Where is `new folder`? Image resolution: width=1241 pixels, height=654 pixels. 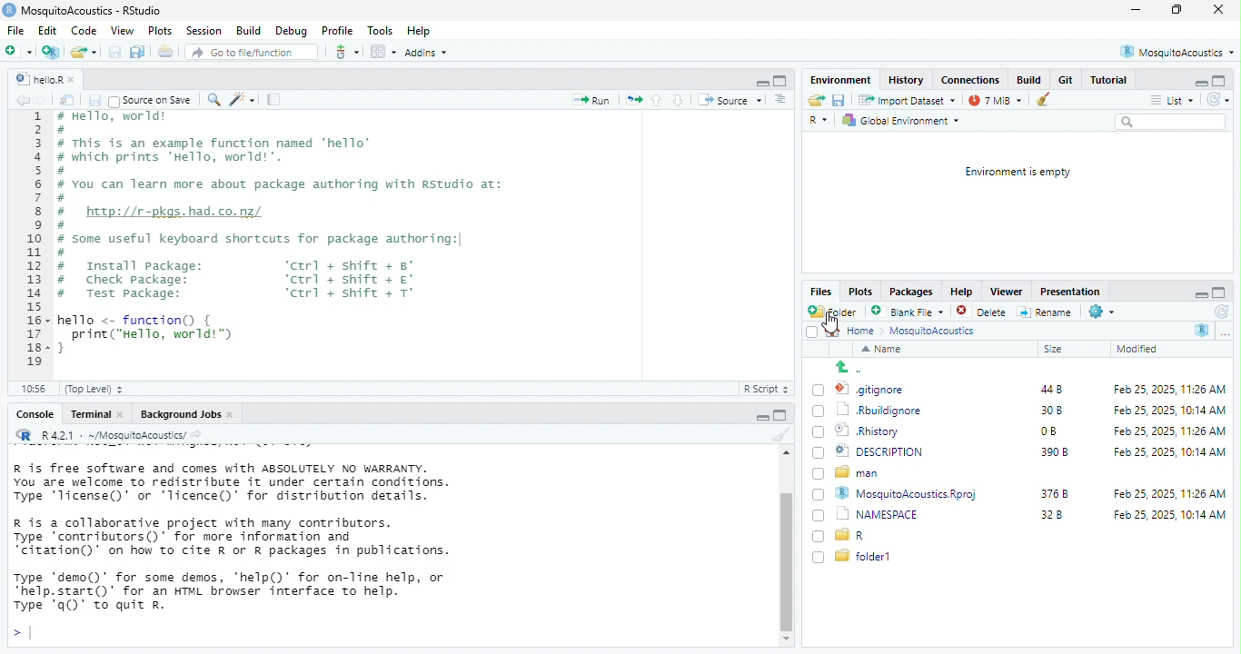 new folder is located at coordinates (836, 312).